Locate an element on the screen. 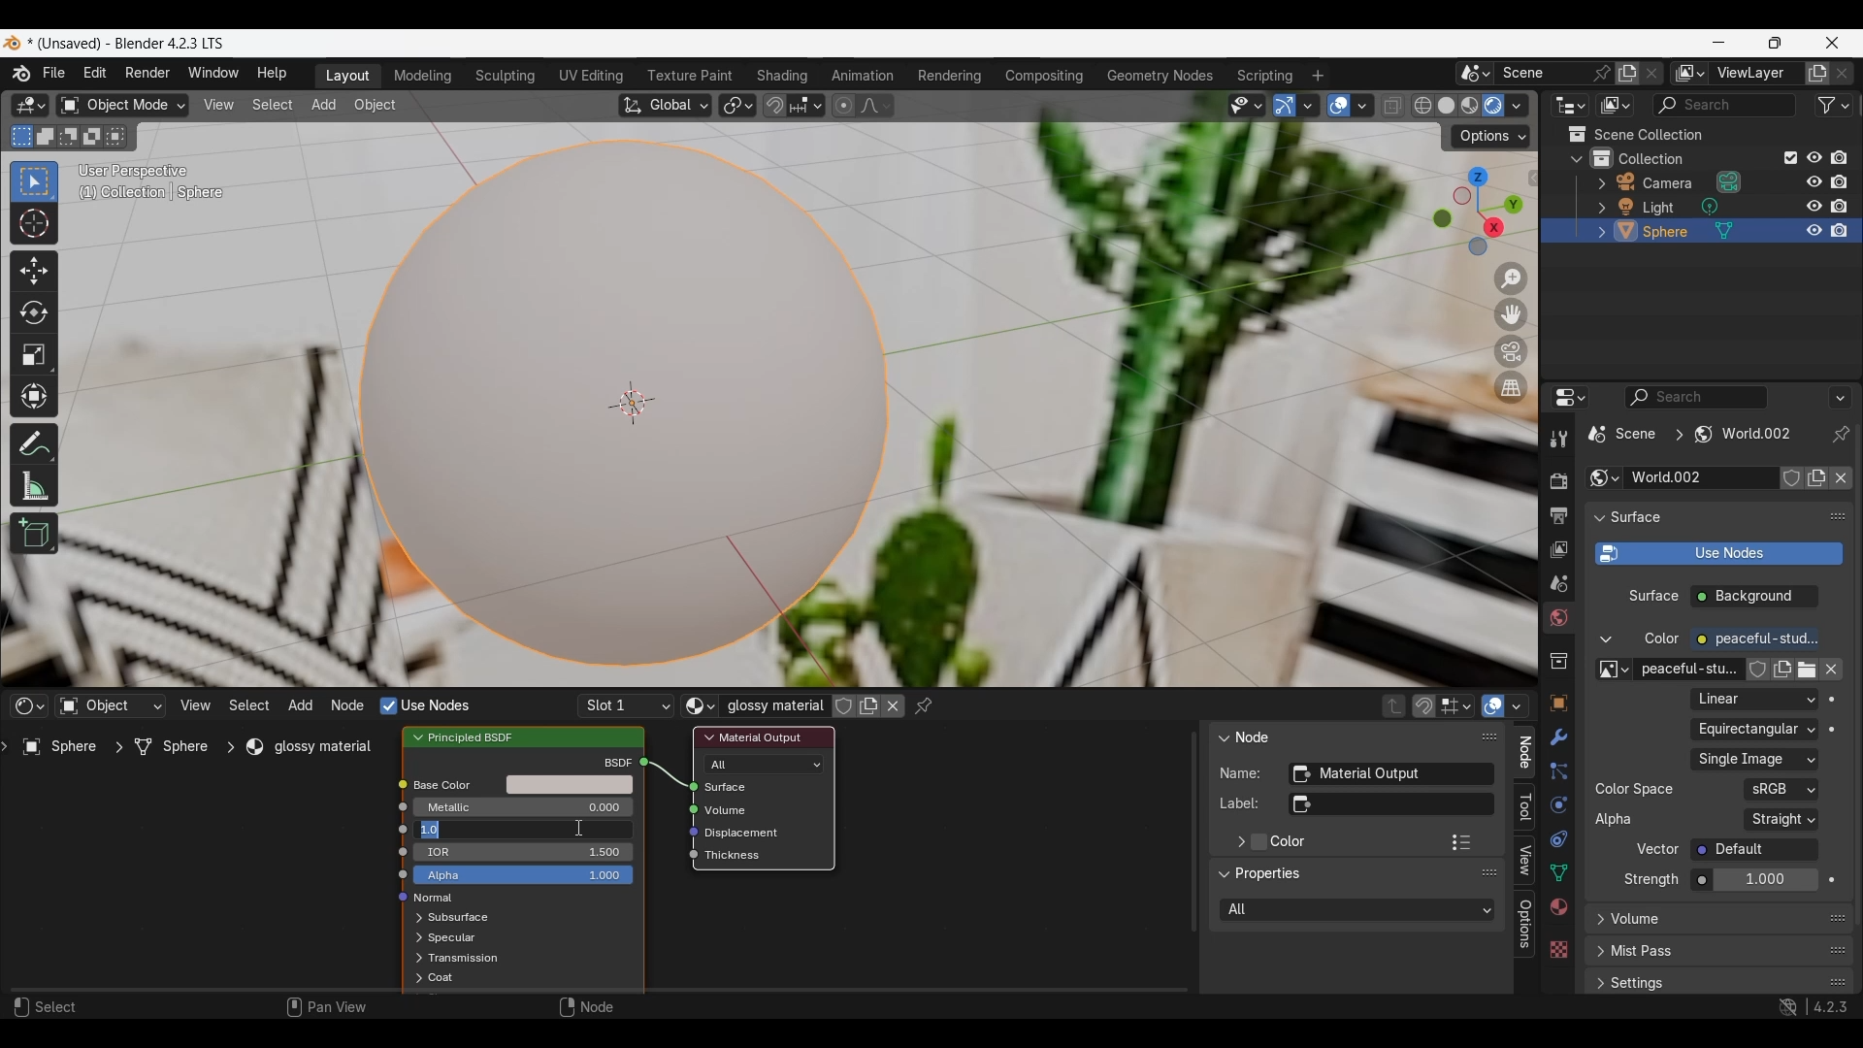 The image size is (1863, 1048). Filter search is located at coordinates (1724, 106).